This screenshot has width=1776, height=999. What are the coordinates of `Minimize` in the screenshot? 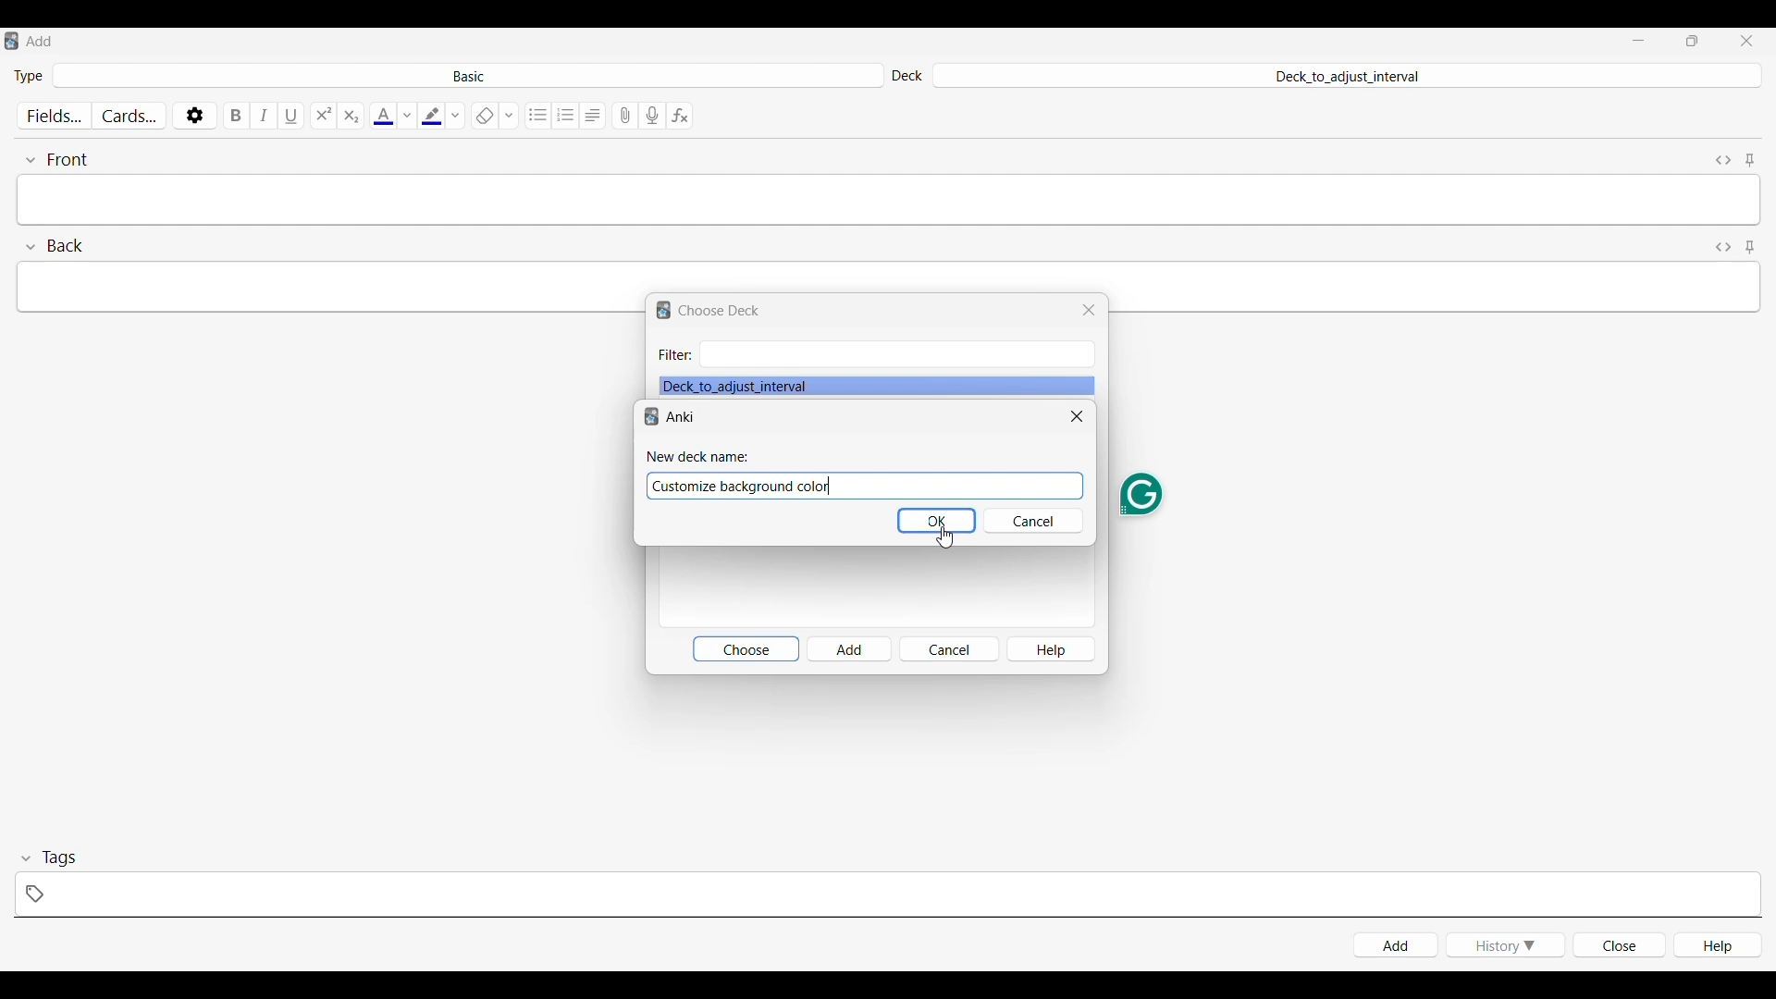 It's located at (1638, 41).